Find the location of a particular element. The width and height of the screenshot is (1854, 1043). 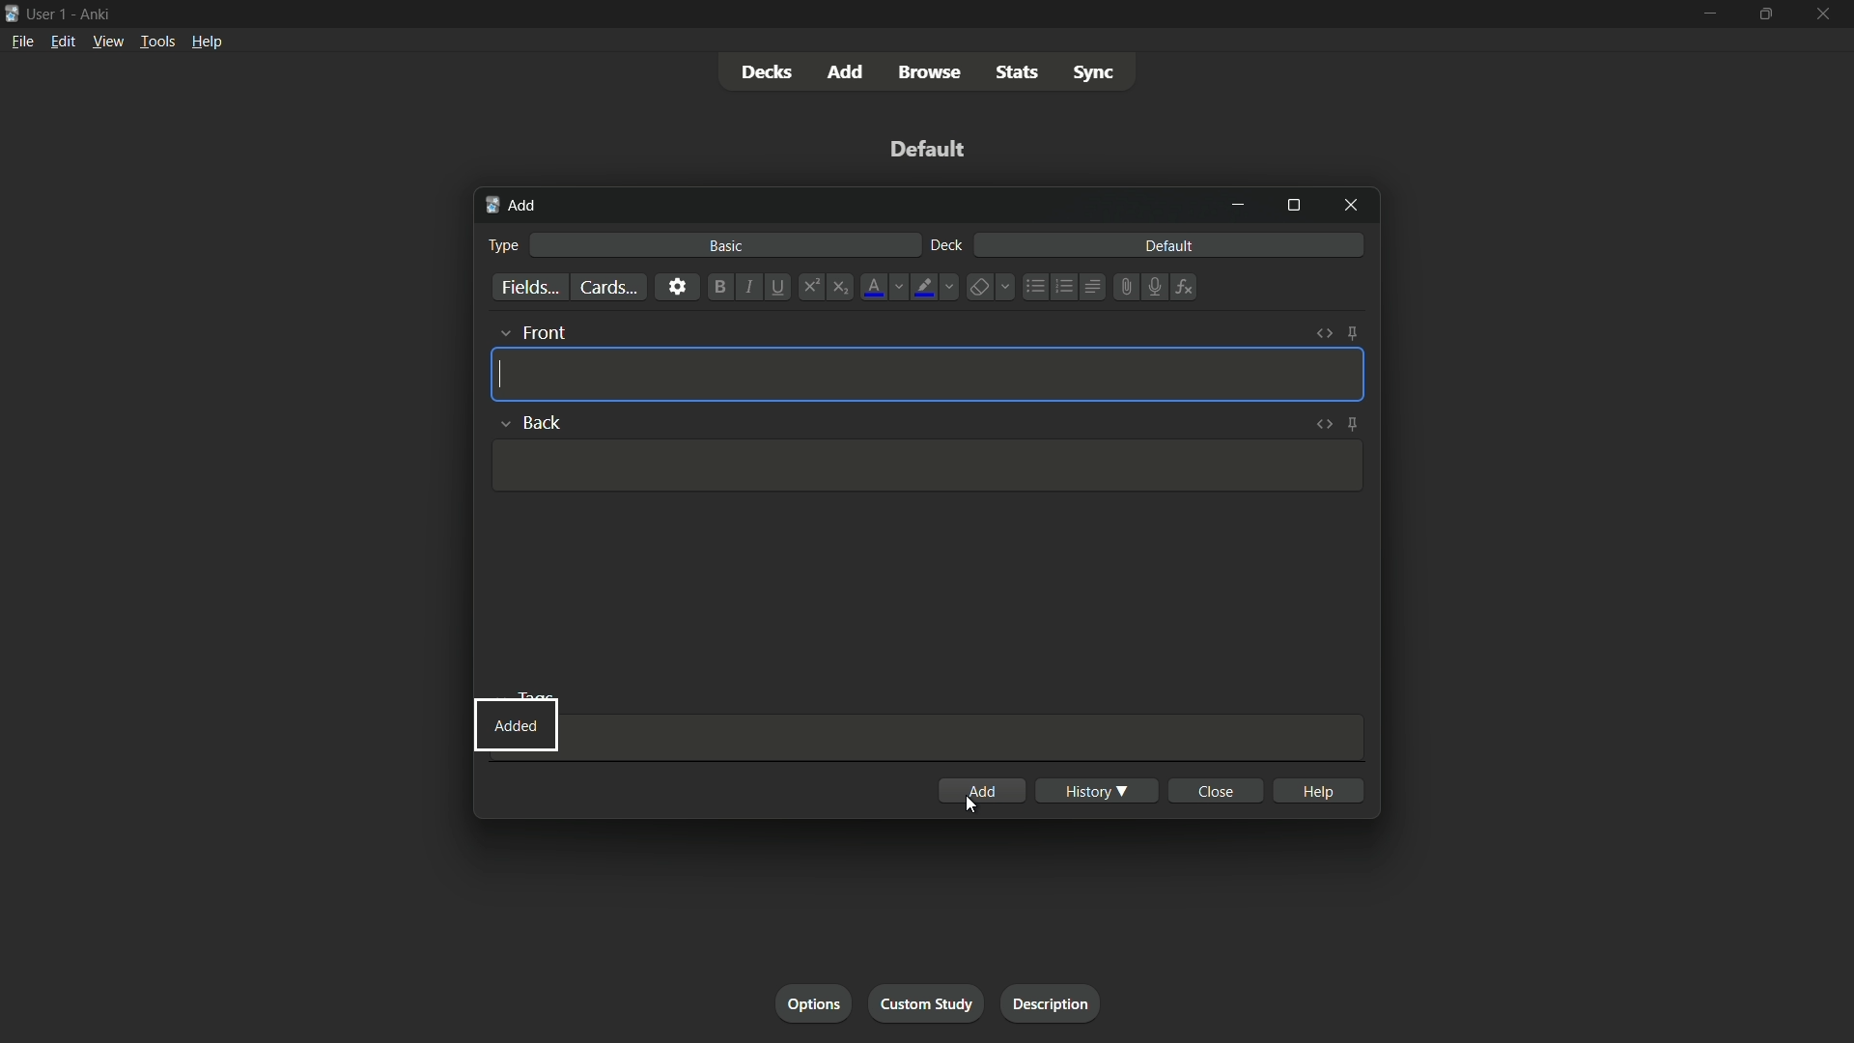

subscript is located at coordinates (843, 287).